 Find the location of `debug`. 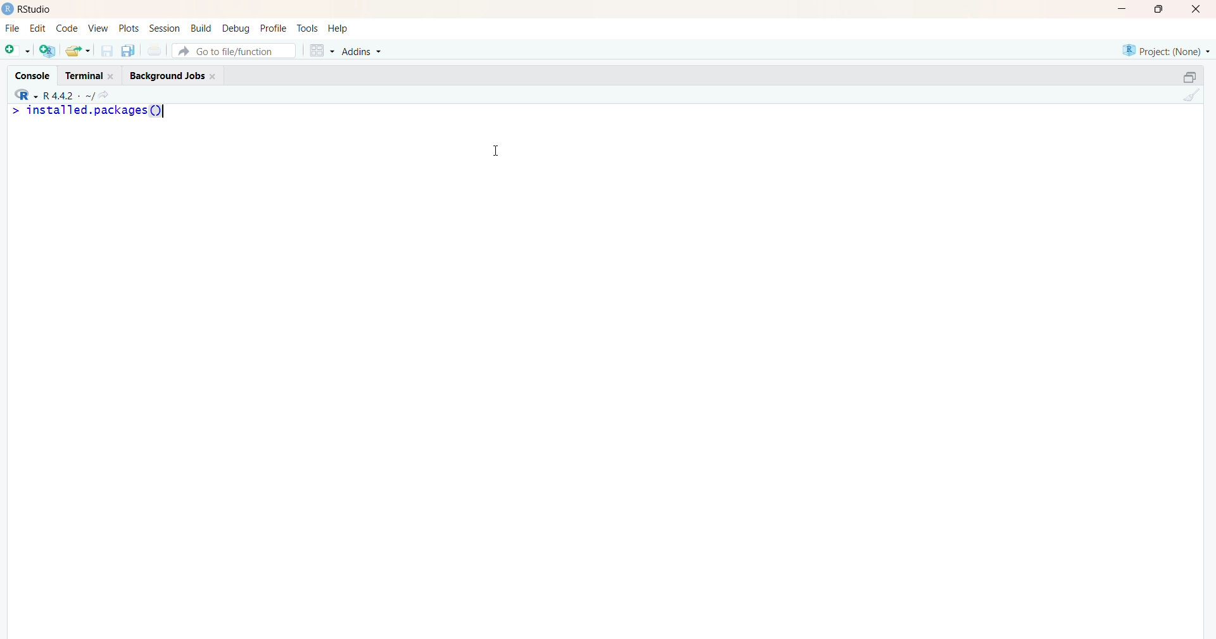

debug is located at coordinates (236, 28).